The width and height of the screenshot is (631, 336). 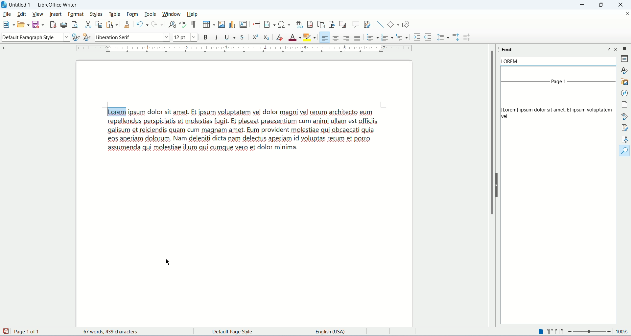 What do you see at coordinates (625, 116) in the screenshot?
I see `style inspector` at bounding box center [625, 116].